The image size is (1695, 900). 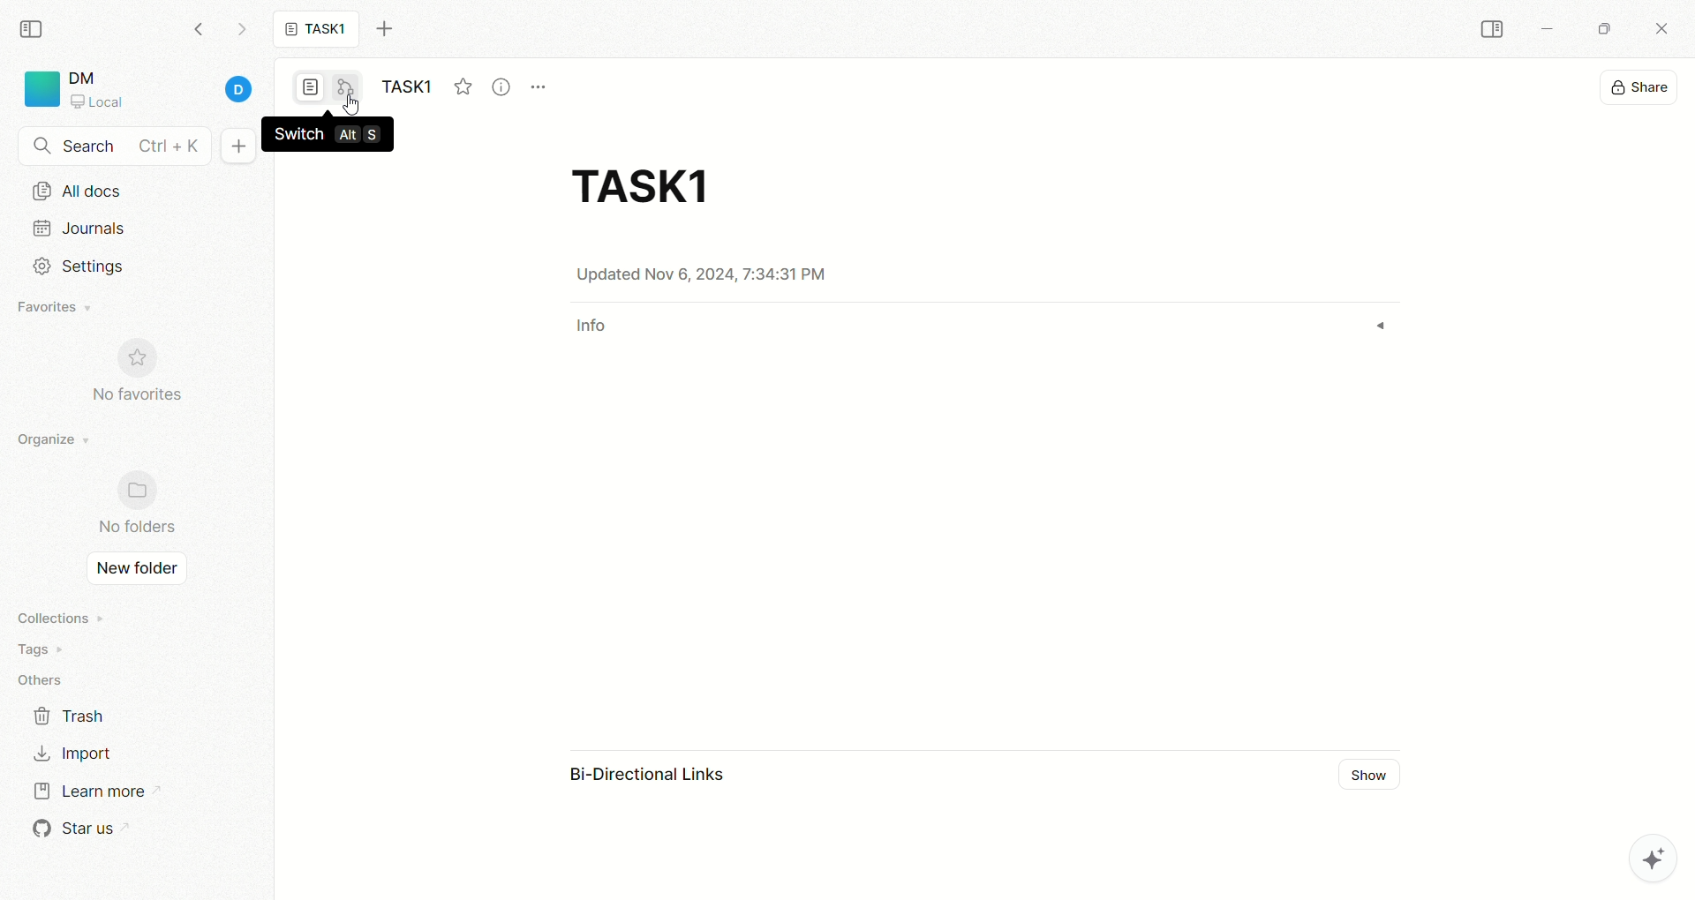 What do you see at coordinates (663, 777) in the screenshot?
I see `bi-directional link` at bounding box center [663, 777].